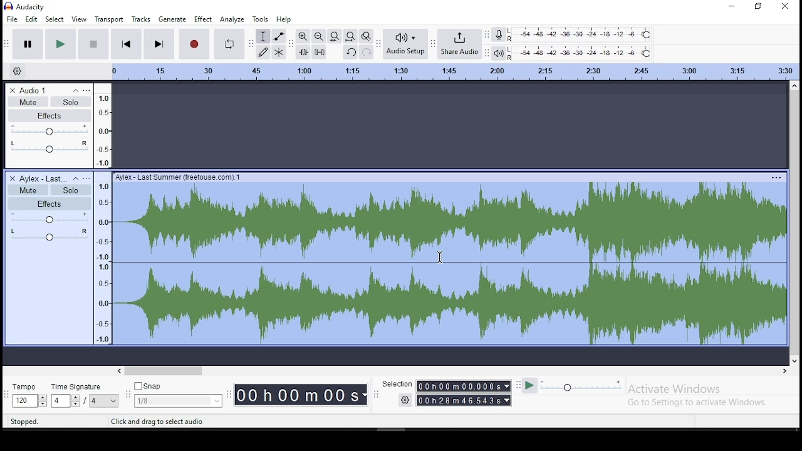 This screenshot has width=802, height=451. Describe the element at coordinates (53, 19) in the screenshot. I see `select` at that location.